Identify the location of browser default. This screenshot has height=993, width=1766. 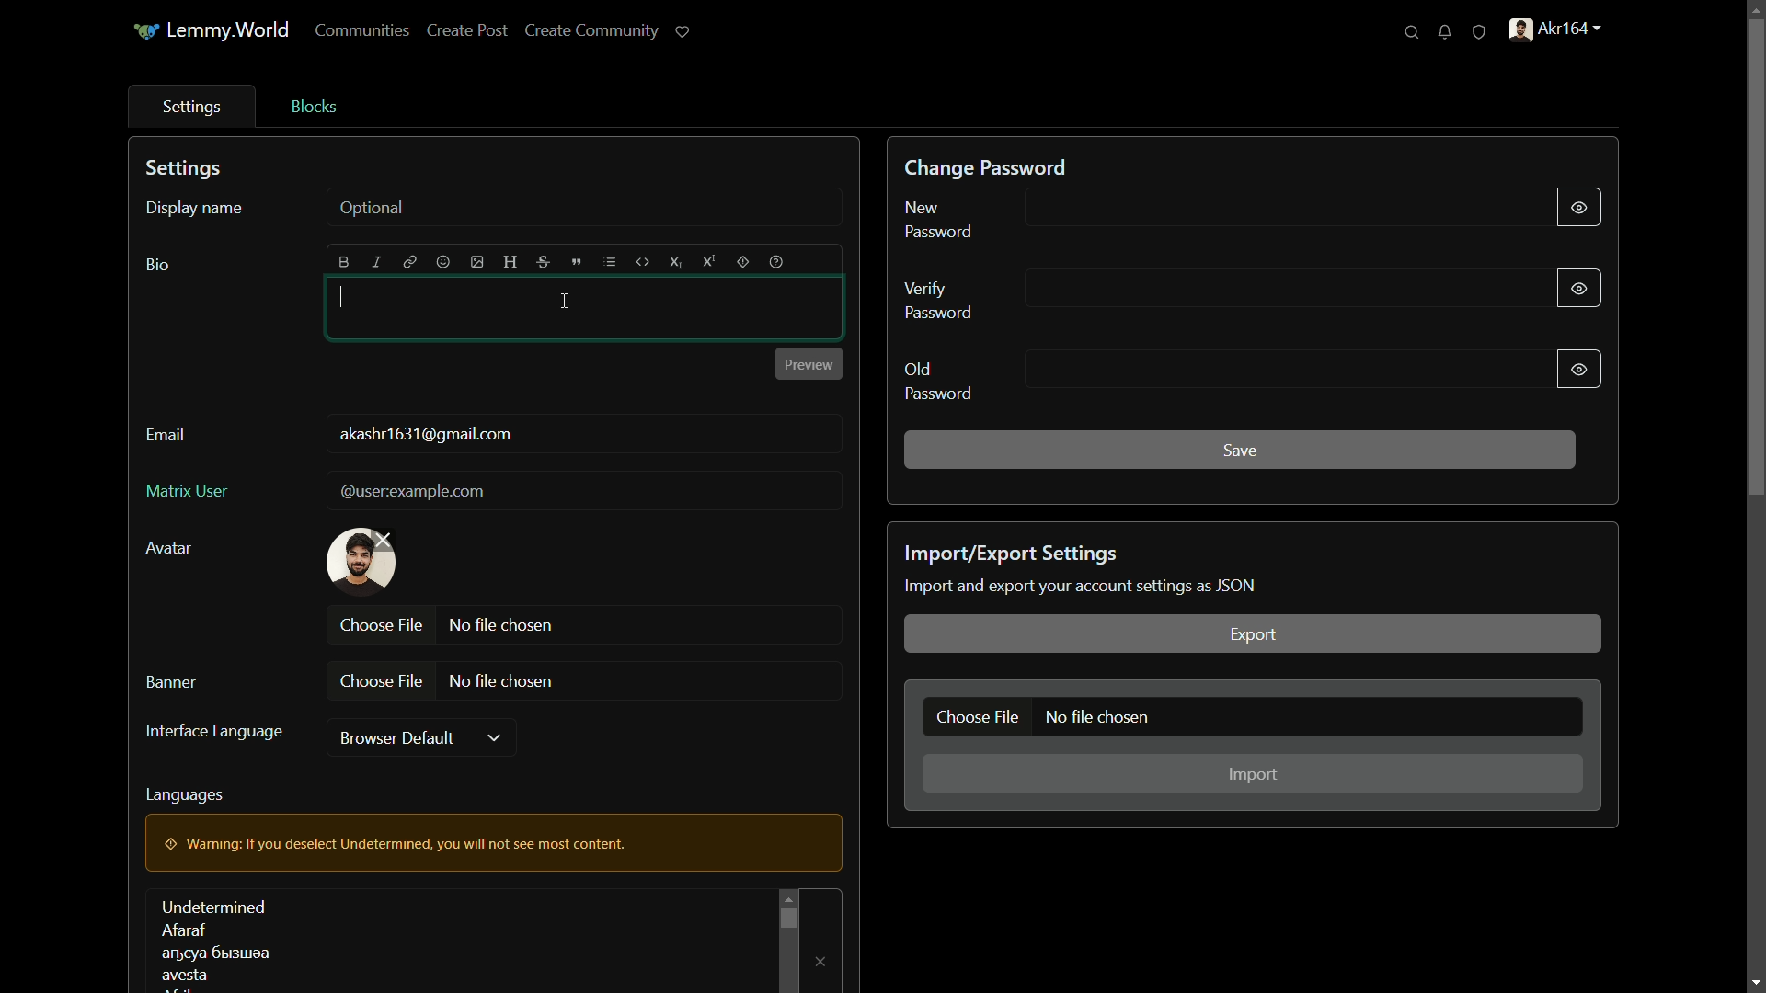
(395, 737).